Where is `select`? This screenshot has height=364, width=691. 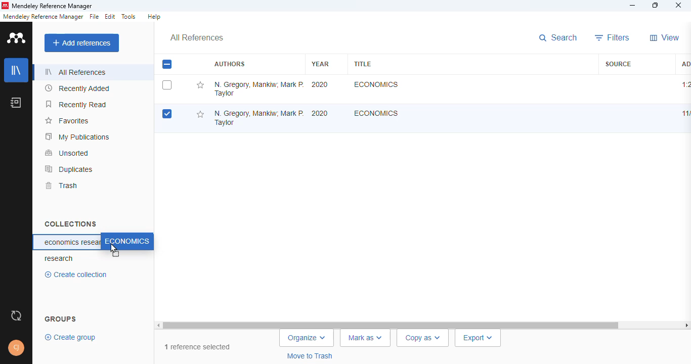 select is located at coordinates (167, 65).